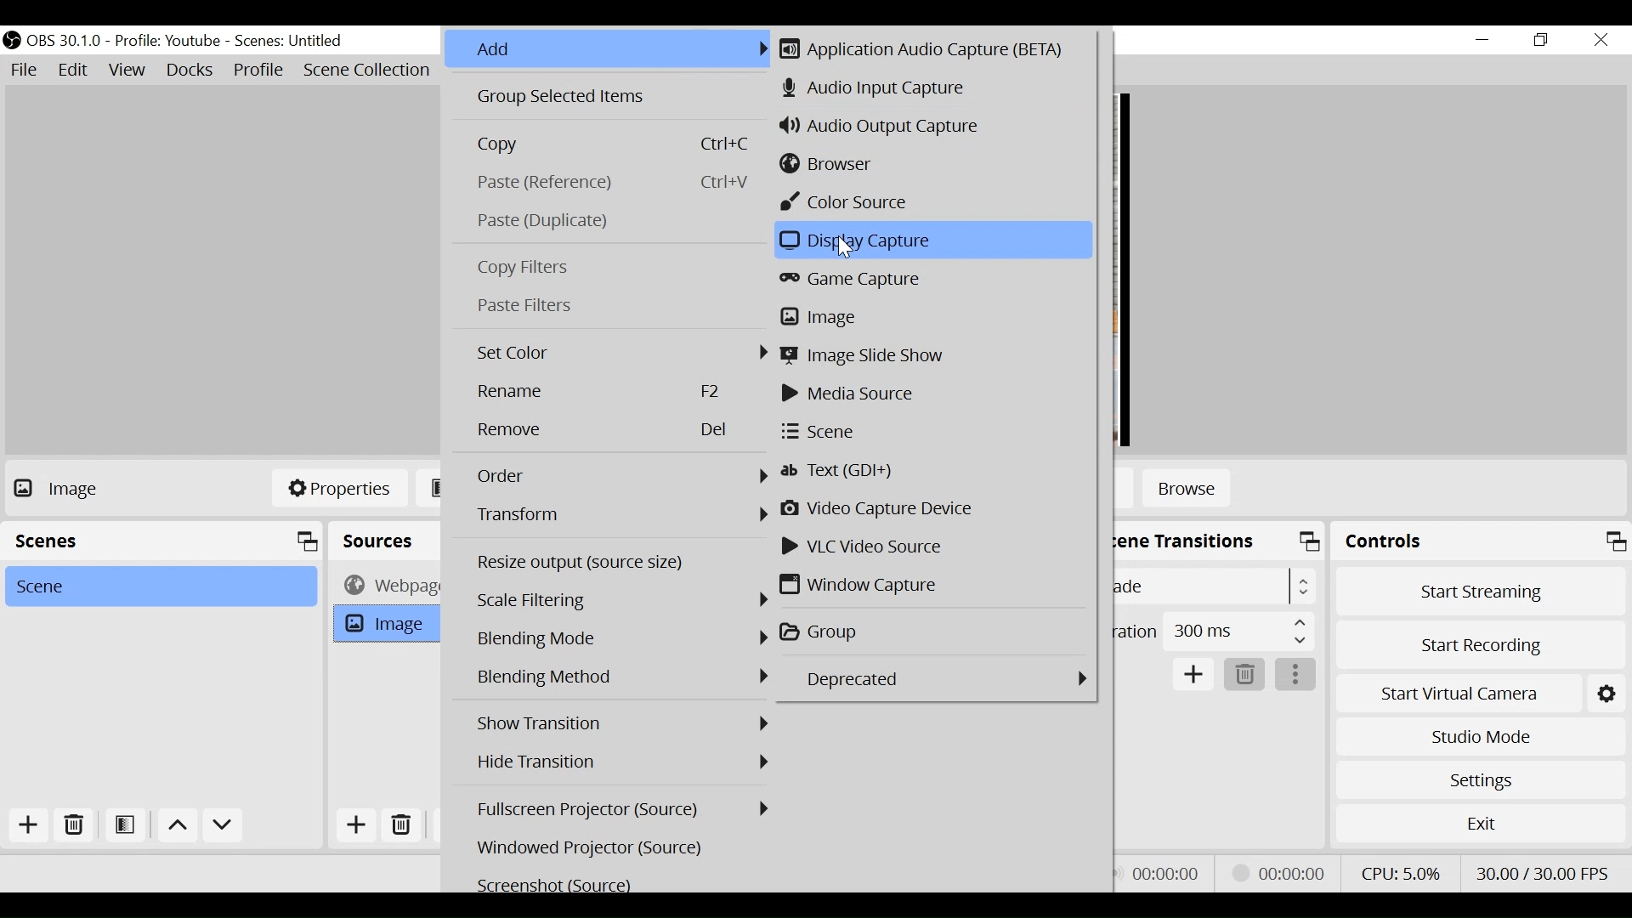 The width and height of the screenshot is (1632, 918). I want to click on Video Capture Device, so click(932, 508).